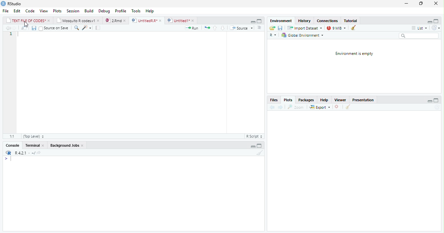 The height and width of the screenshot is (233, 444). What do you see at coordinates (341, 100) in the screenshot?
I see `Viewer` at bounding box center [341, 100].